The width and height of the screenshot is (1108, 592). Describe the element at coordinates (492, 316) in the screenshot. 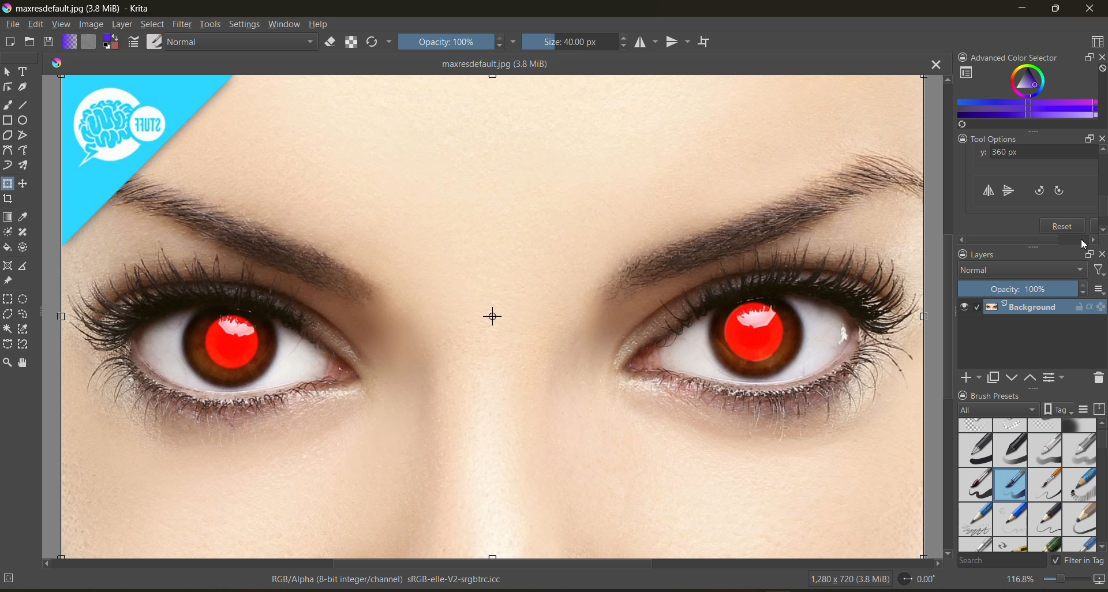

I see `horizontally flipped canvas` at that location.